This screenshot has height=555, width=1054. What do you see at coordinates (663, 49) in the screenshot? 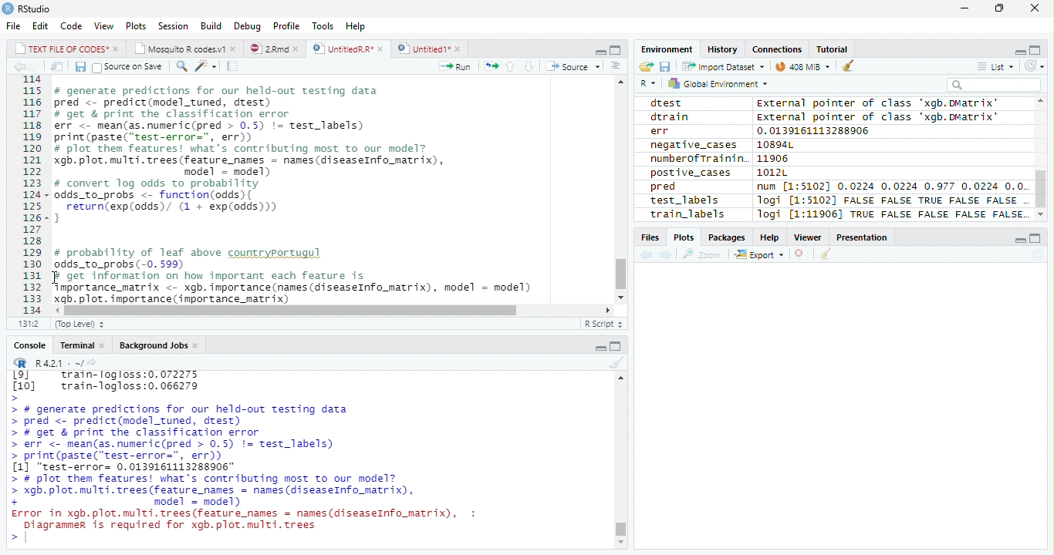
I see `Environment` at bounding box center [663, 49].